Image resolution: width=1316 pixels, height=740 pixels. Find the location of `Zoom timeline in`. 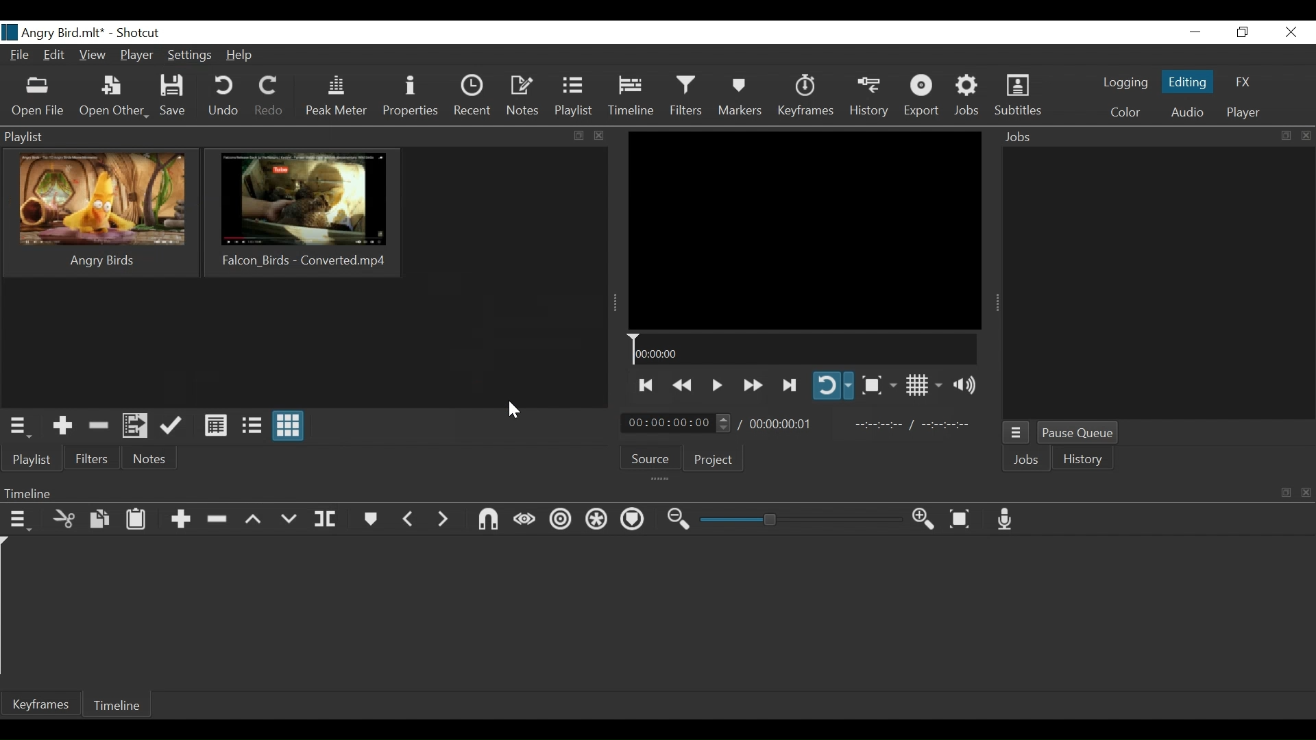

Zoom timeline in is located at coordinates (923, 520).